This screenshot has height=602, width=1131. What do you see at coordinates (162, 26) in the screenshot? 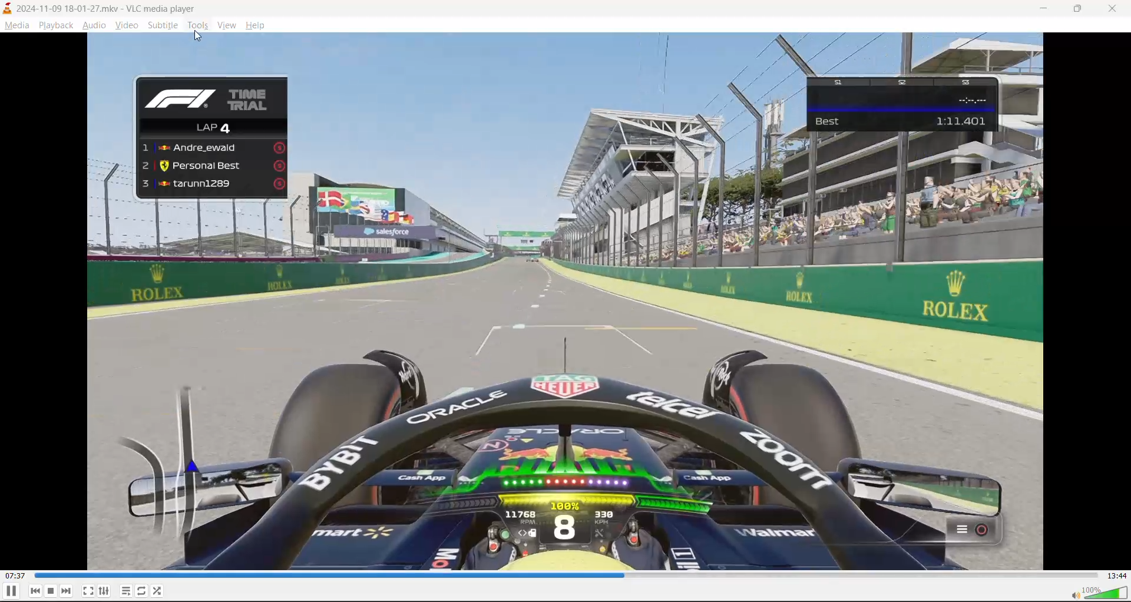
I see `subtitle` at bounding box center [162, 26].